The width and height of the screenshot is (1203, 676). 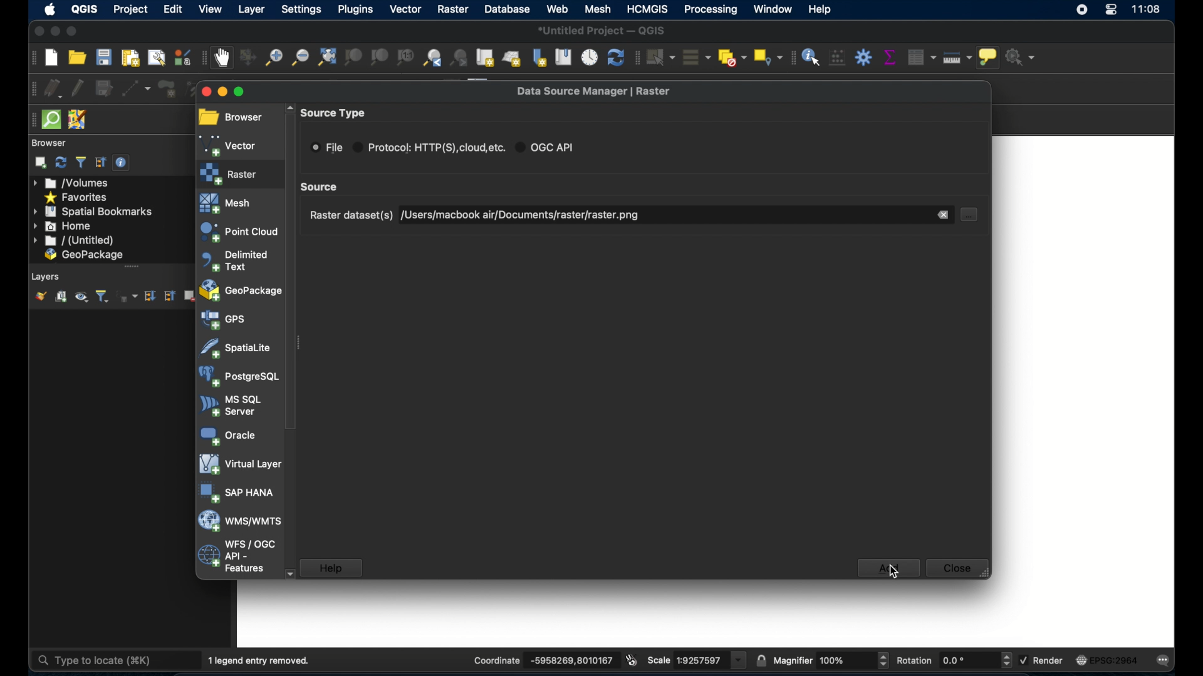 What do you see at coordinates (236, 557) in the screenshot?
I see `wfs/ogc api - features` at bounding box center [236, 557].